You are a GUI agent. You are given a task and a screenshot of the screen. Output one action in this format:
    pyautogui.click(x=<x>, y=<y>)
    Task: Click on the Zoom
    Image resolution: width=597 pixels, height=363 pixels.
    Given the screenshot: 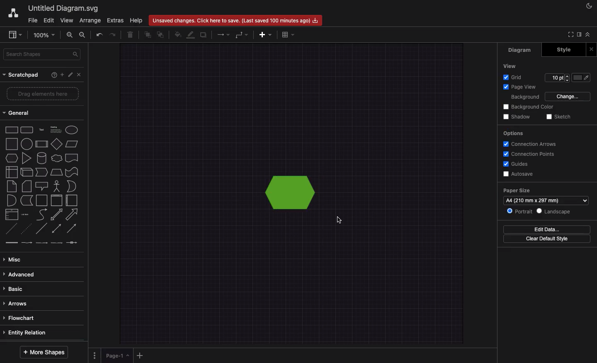 What is the action you would take?
    pyautogui.click(x=44, y=36)
    